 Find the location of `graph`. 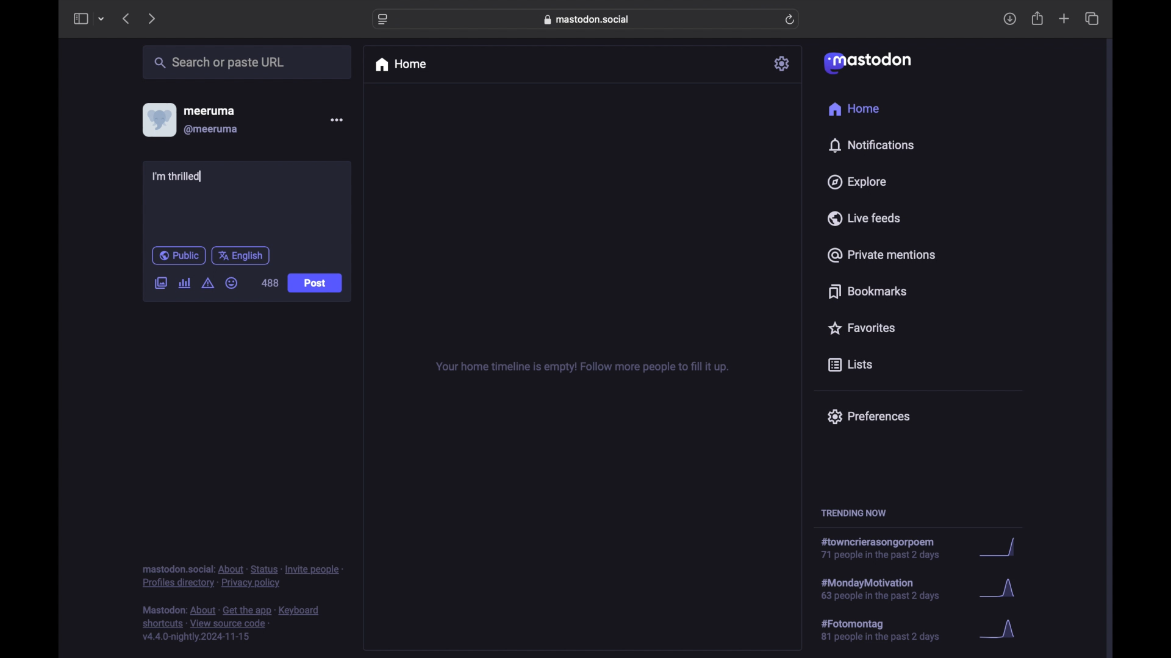

graph is located at coordinates (1001, 630).